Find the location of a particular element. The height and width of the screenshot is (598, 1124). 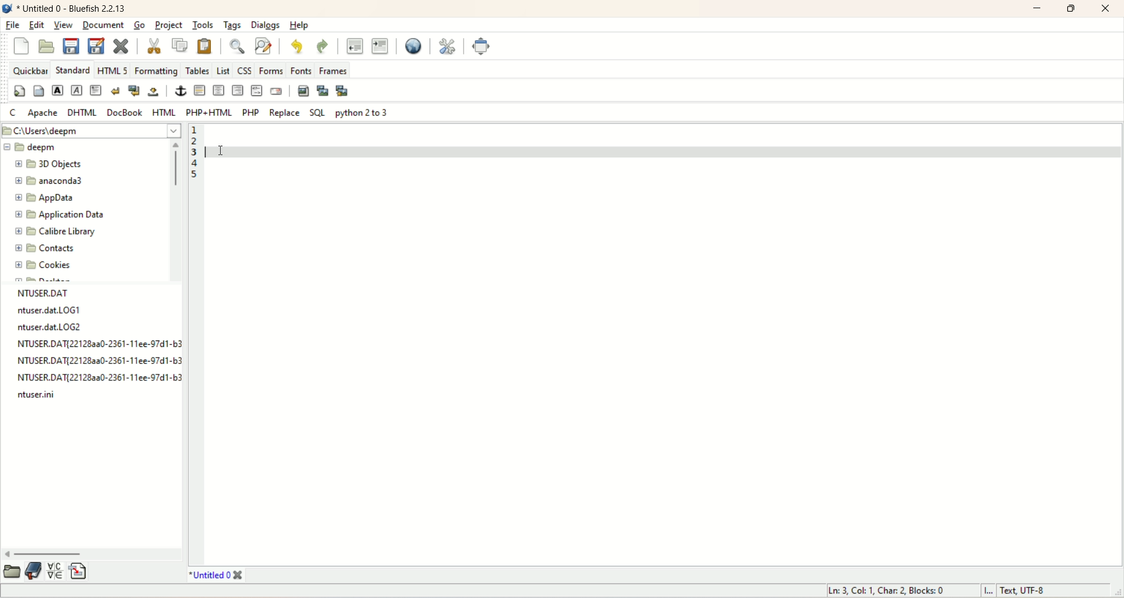

undo is located at coordinates (294, 45).